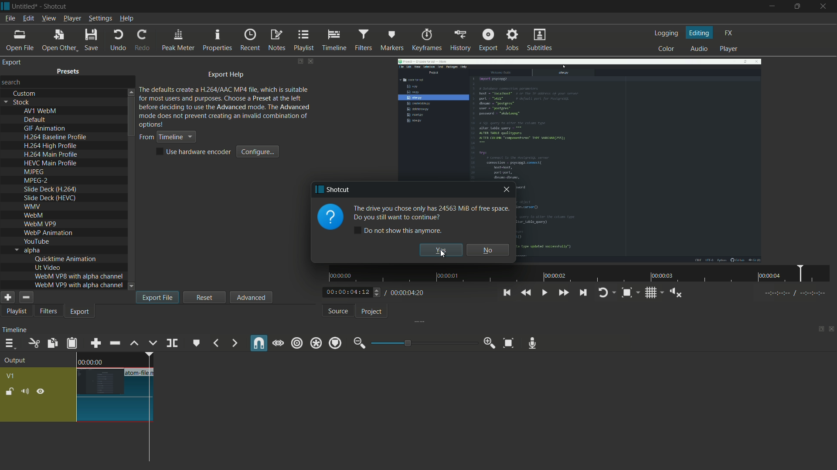  I want to click on app icon, so click(5, 6).